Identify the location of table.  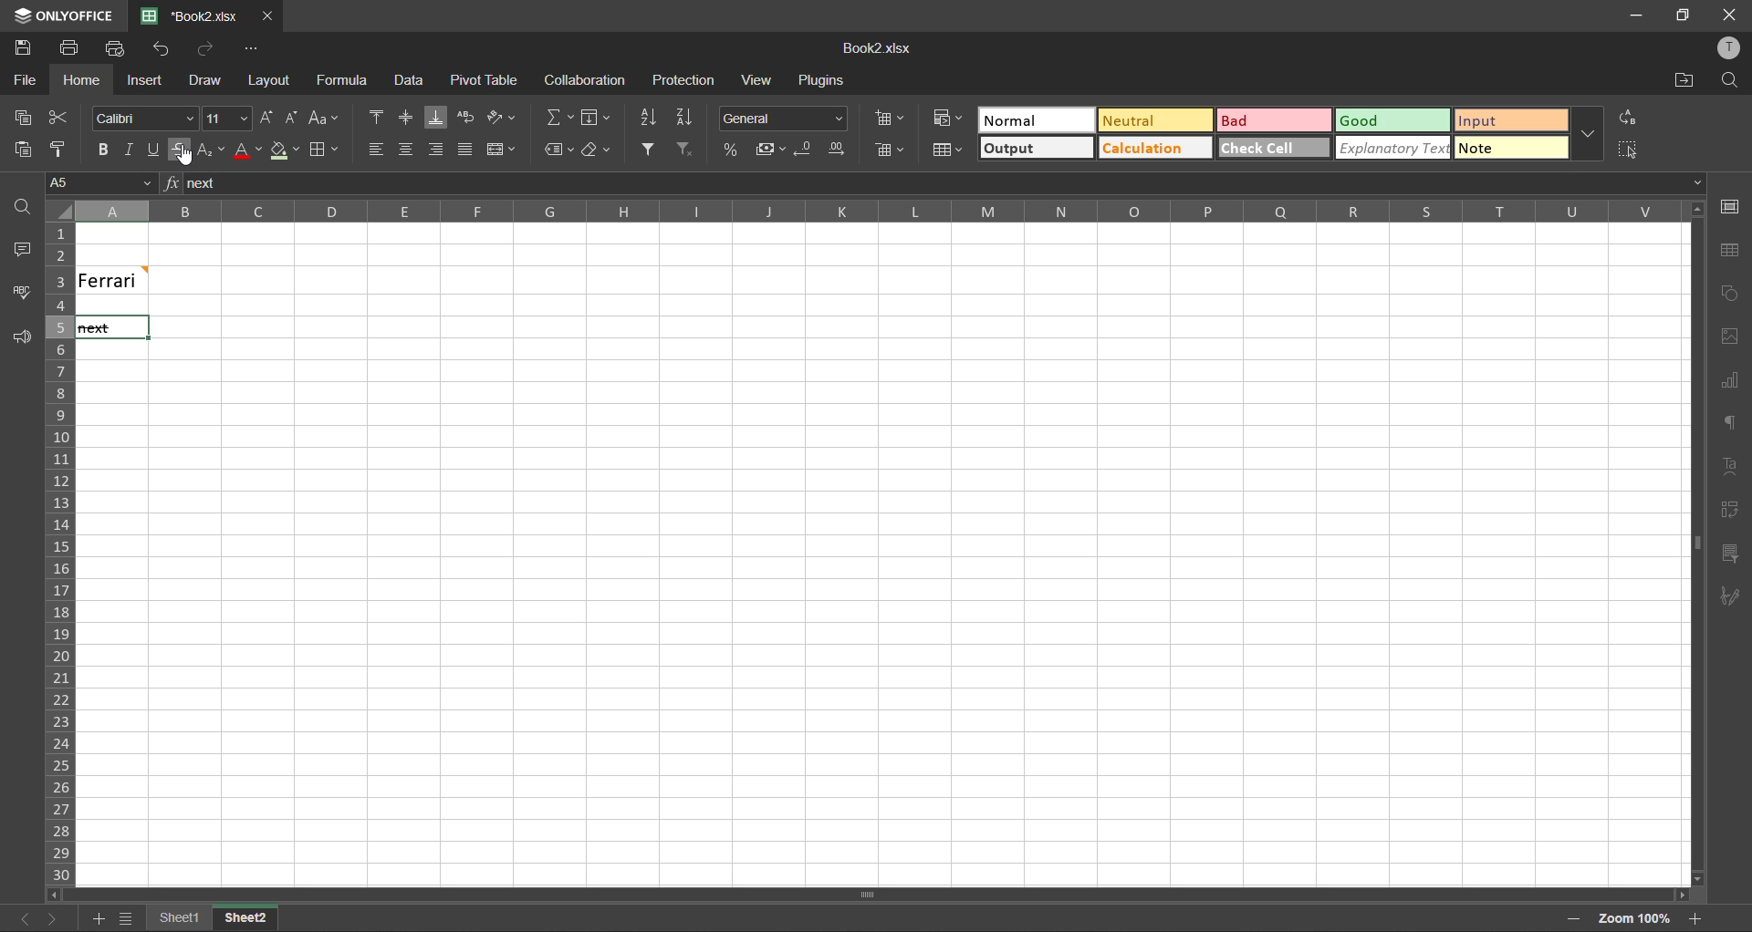
(1732, 251).